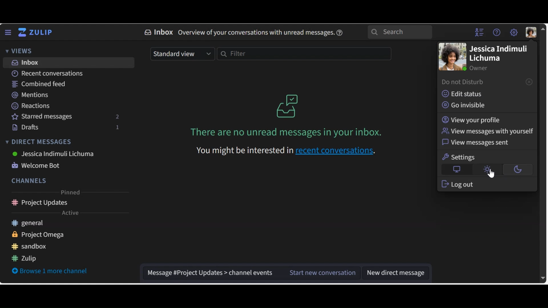 This screenshot has height=308, width=548. What do you see at coordinates (69, 204) in the screenshot?
I see `Project Updates` at bounding box center [69, 204].